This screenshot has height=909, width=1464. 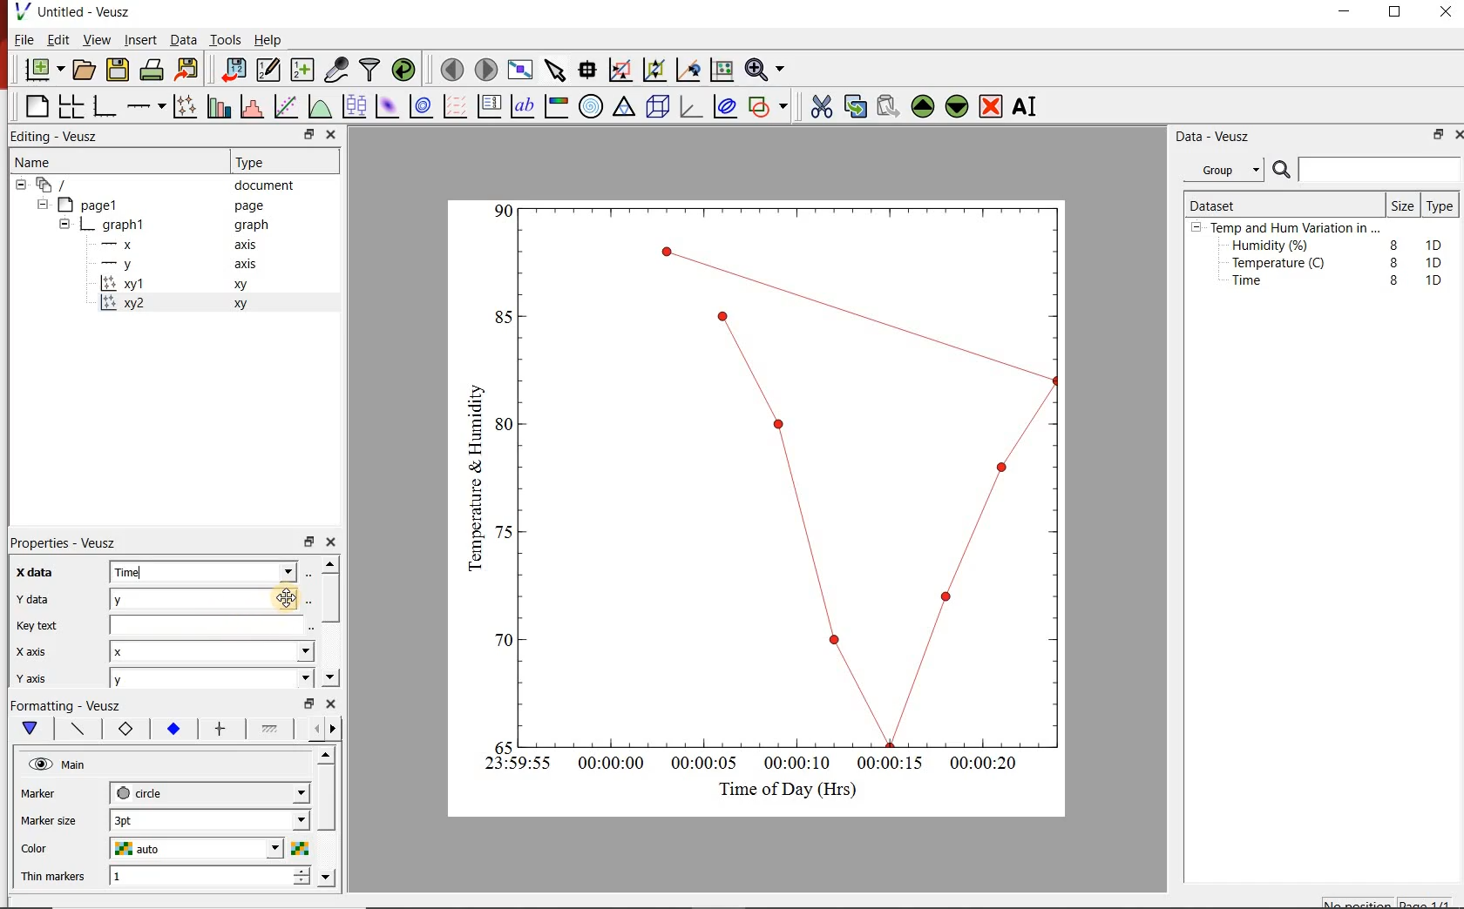 I want to click on 0, so click(x=502, y=744).